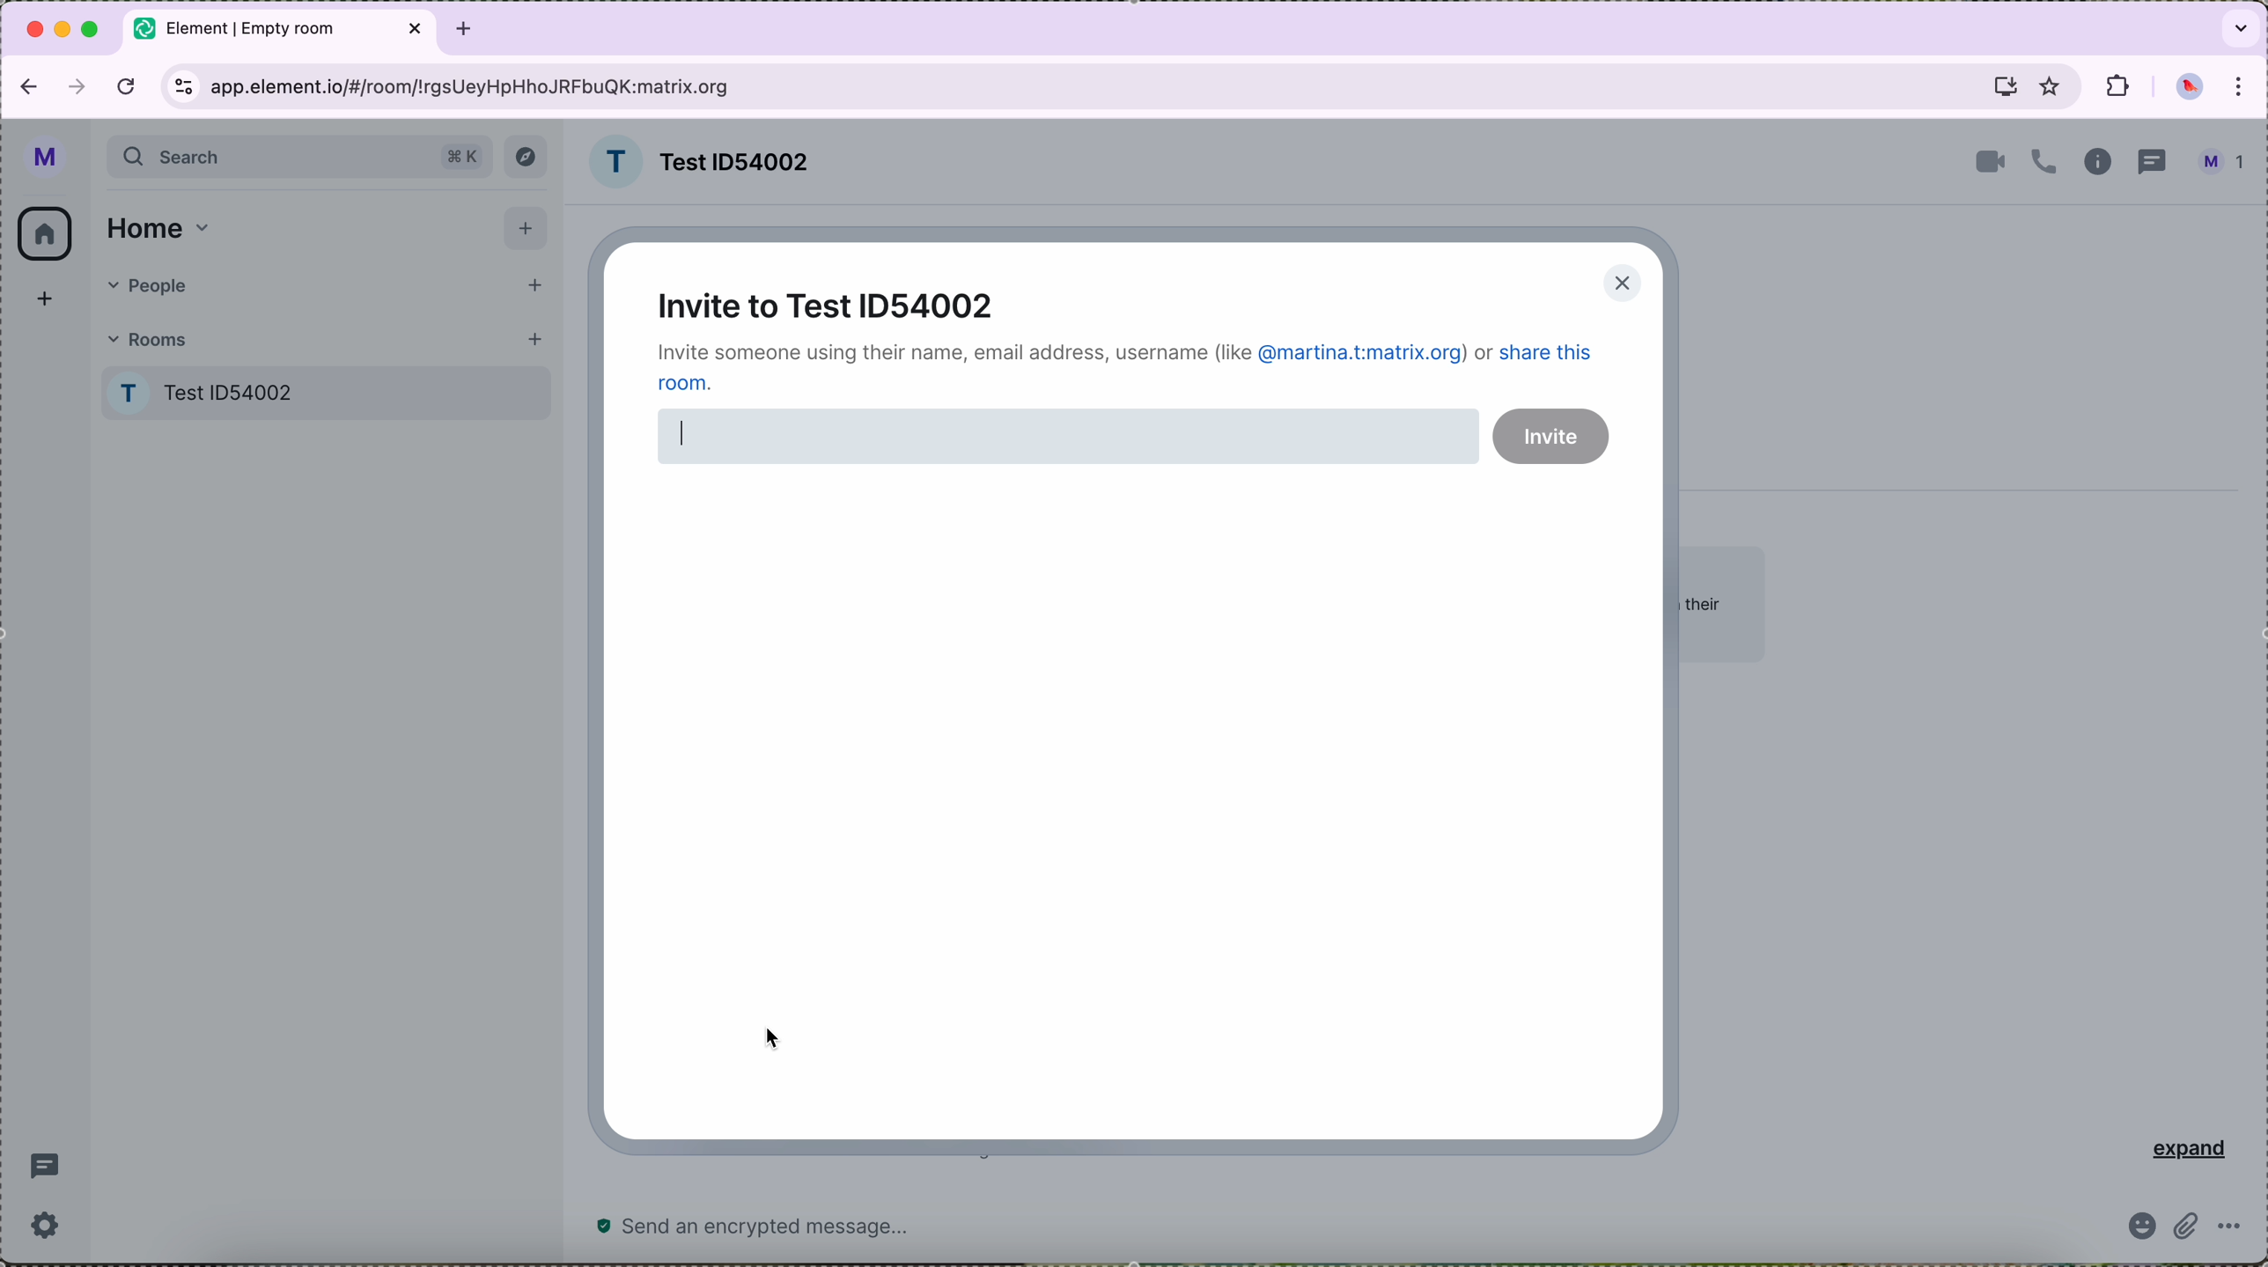 The width and height of the screenshot is (2268, 1267). I want to click on emoji, so click(2143, 1228).